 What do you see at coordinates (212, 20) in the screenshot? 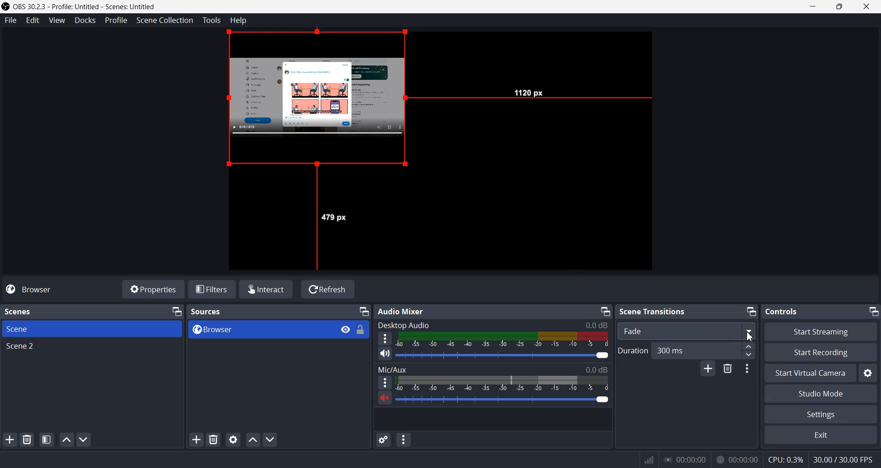
I see `Tools` at bounding box center [212, 20].